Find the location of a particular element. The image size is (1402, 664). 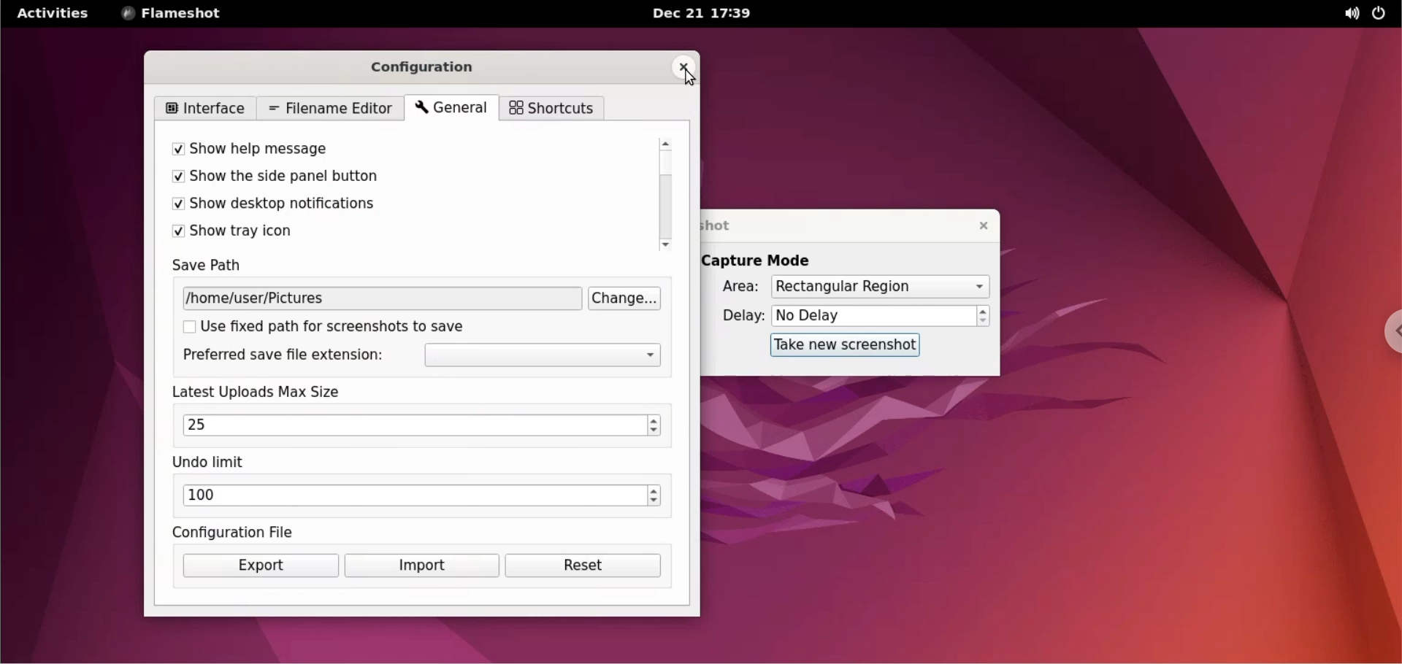

upload max size input box is located at coordinates (408, 425).